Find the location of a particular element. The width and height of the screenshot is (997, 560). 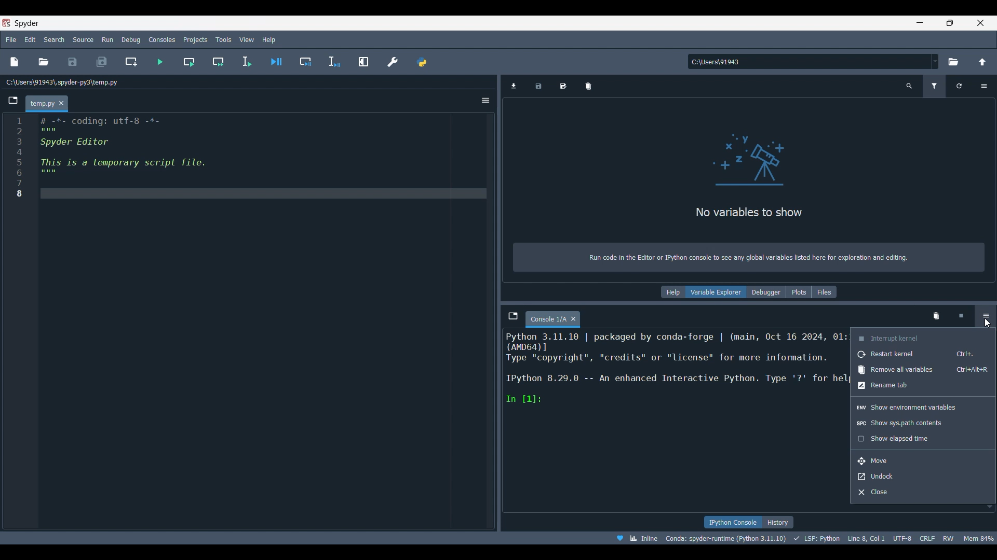

IPython console is located at coordinates (733, 522).